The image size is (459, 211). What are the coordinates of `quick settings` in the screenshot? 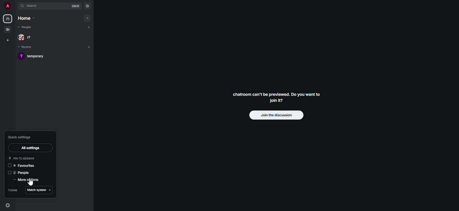 It's located at (10, 206).